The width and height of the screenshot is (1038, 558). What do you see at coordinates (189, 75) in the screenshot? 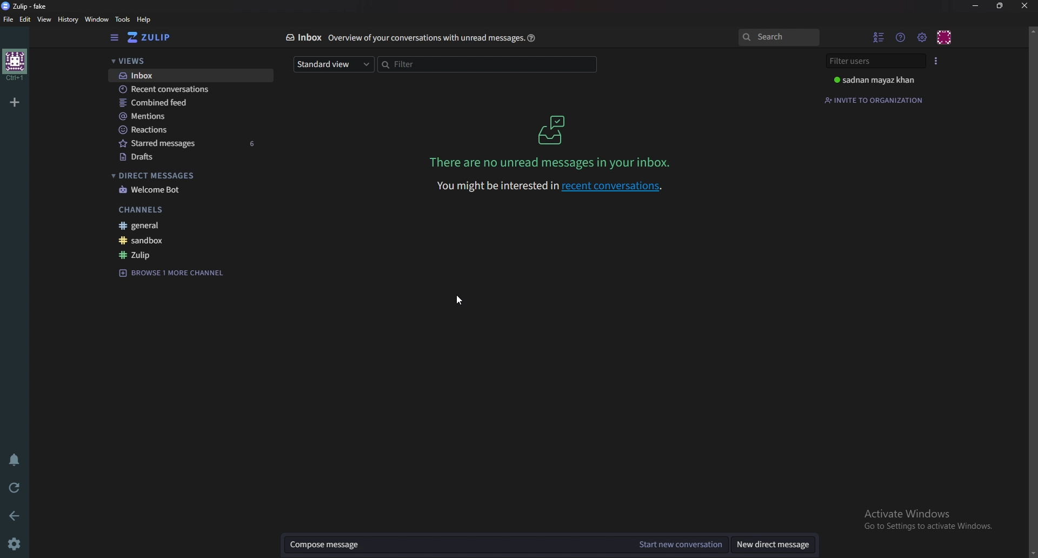
I see `Inbox` at bounding box center [189, 75].